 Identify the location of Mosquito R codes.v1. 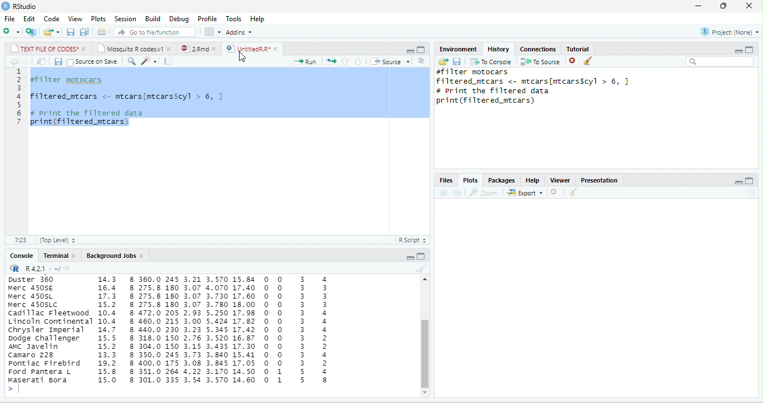
(130, 48).